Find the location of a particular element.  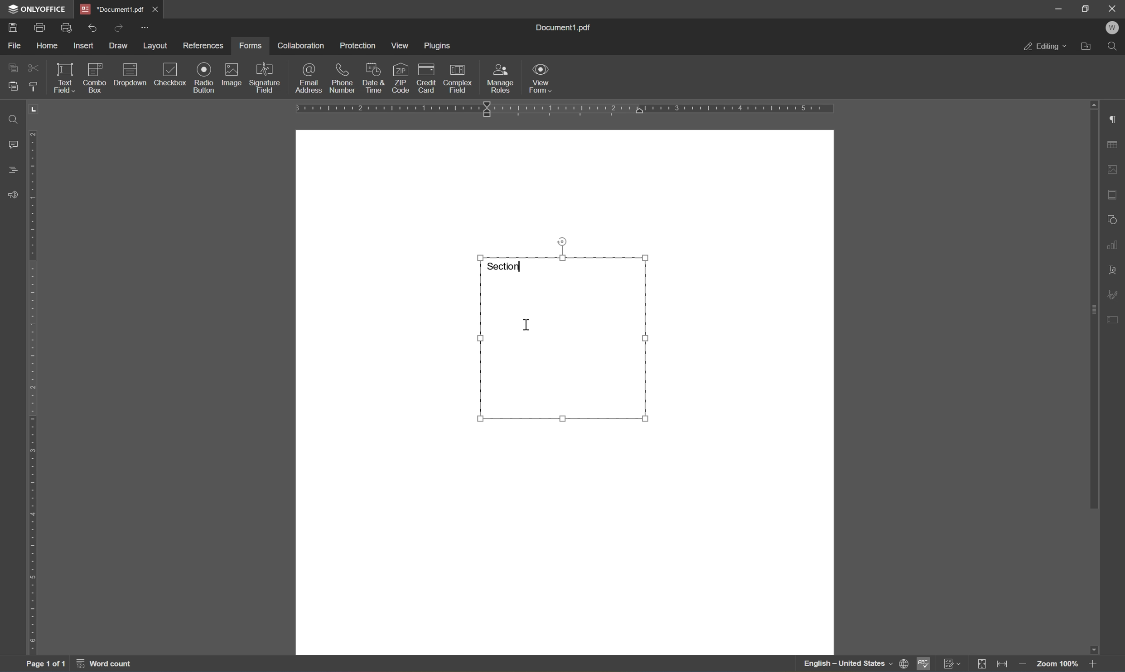

copy is located at coordinates (14, 67).